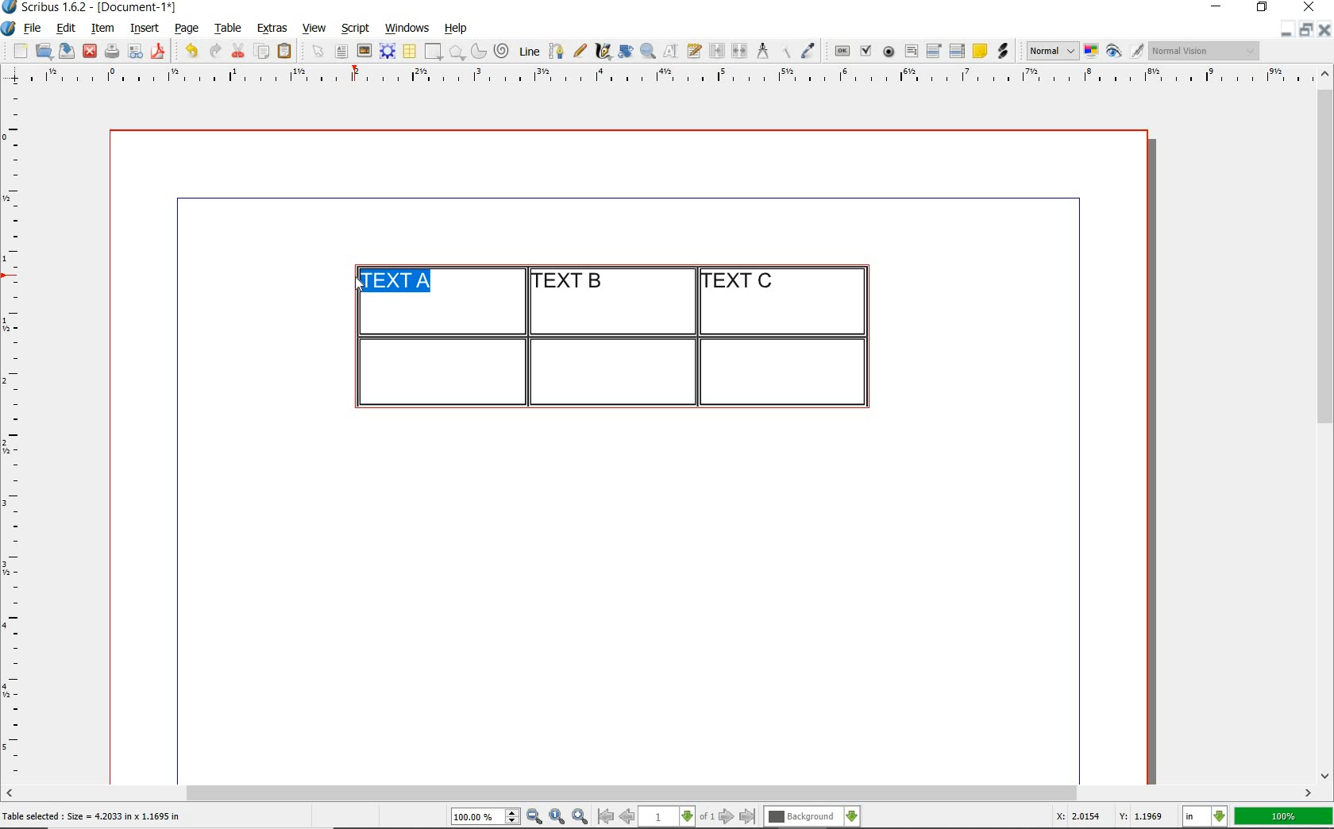 This screenshot has height=829, width=1334. Describe the element at coordinates (580, 51) in the screenshot. I see `freehand line` at that location.